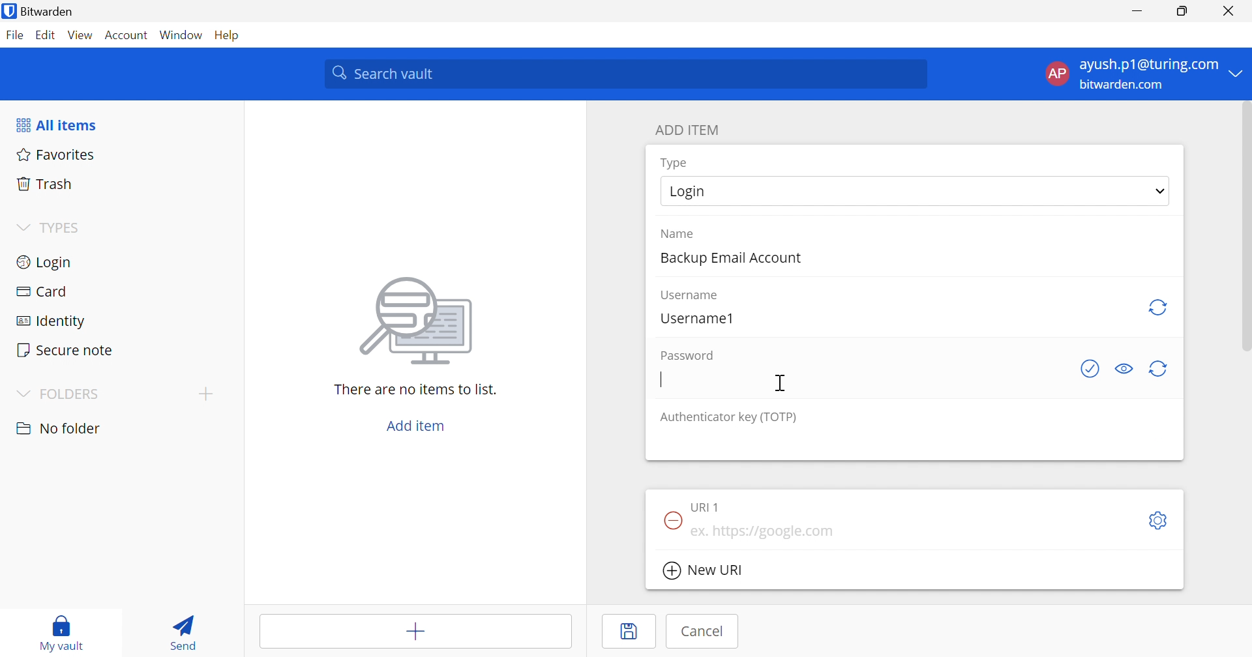  What do you see at coordinates (46, 182) in the screenshot?
I see `Trash` at bounding box center [46, 182].